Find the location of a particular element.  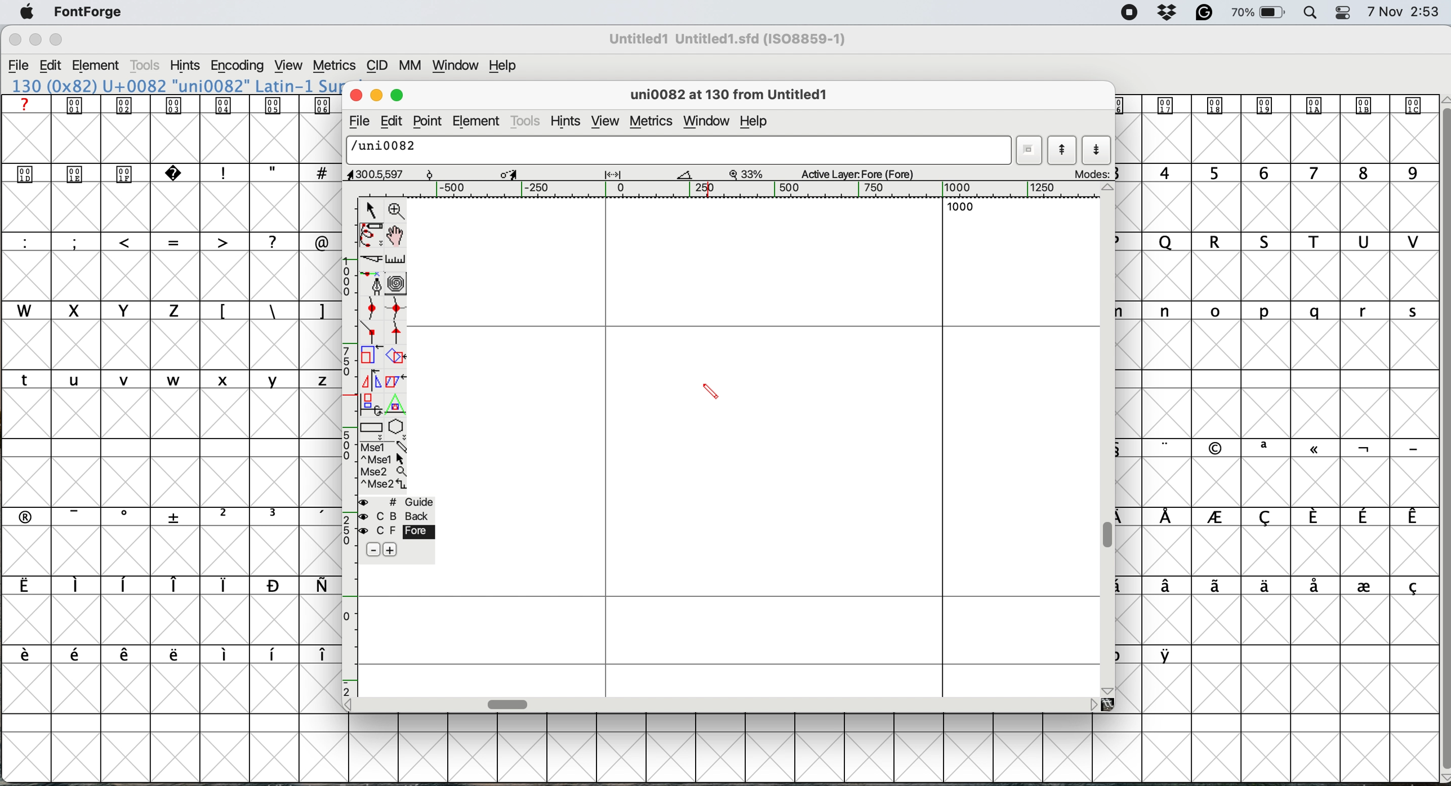

modes is located at coordinates (1093, 173).